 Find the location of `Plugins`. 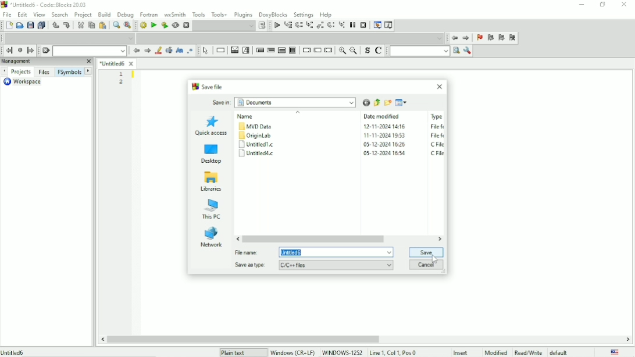

Plugins is located at coordinates (242, 15).